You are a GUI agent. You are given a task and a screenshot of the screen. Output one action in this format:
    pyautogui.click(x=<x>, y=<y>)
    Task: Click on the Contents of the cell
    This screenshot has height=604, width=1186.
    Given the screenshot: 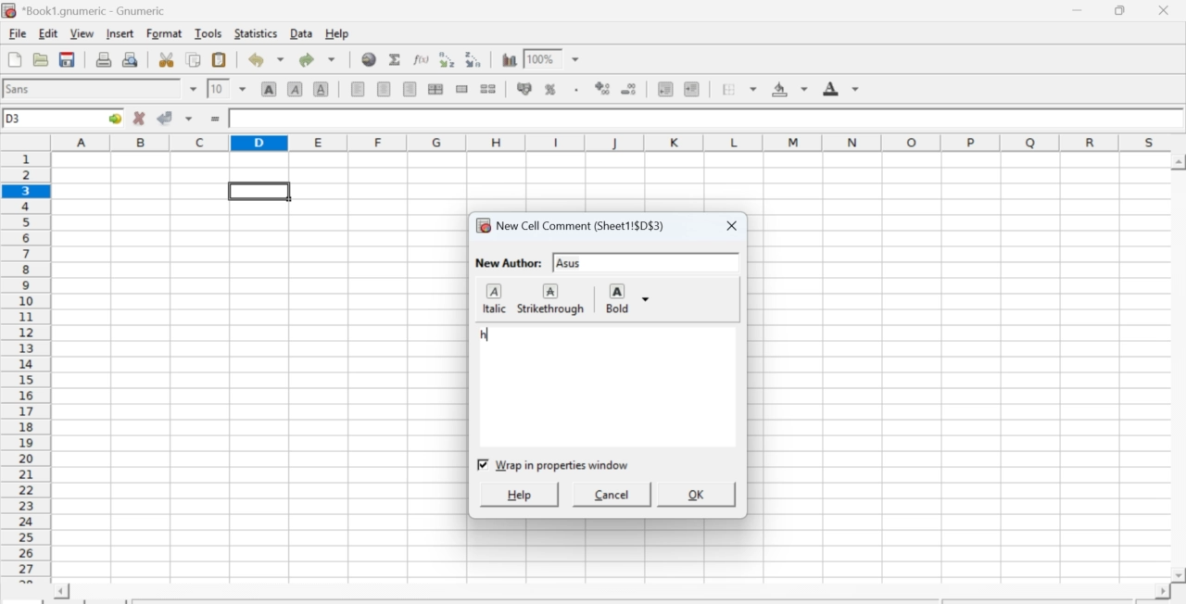 What is the action you would take?
    pyautogui.click(x=699, y=119)
    